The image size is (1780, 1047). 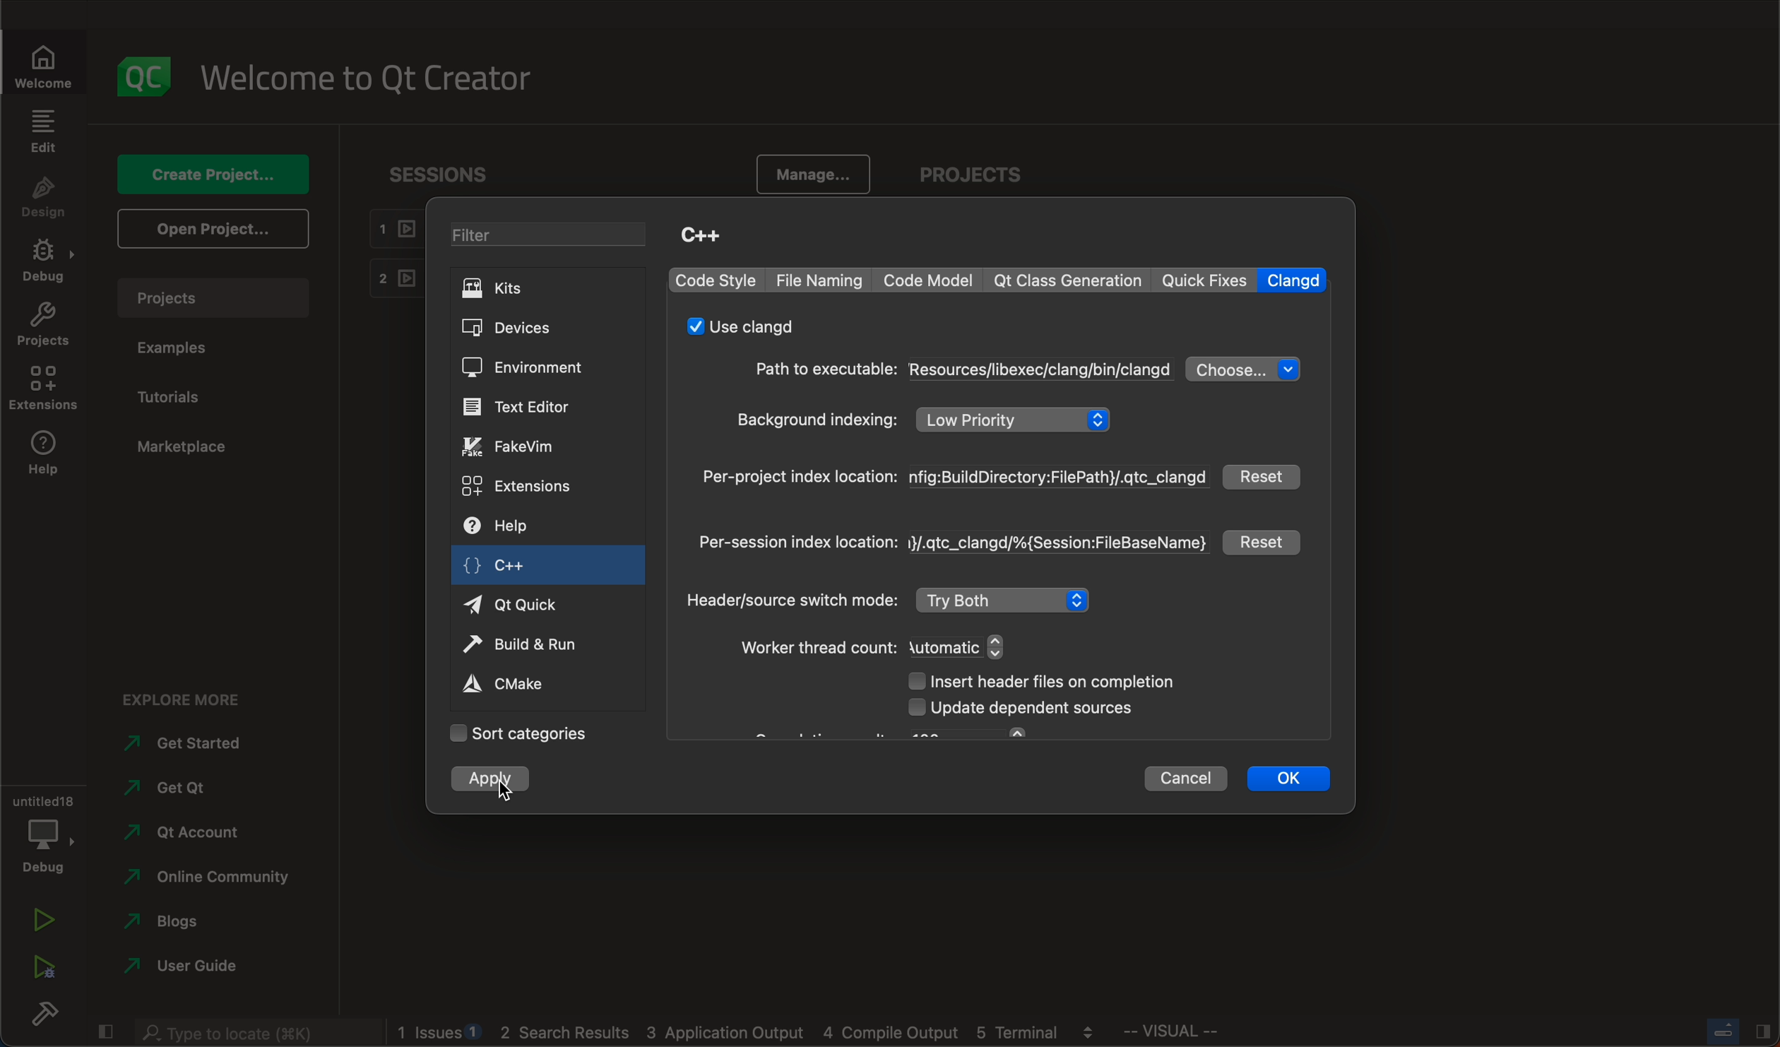 What do you see at coordinates (708, 238) in the screenshot?
I see `C++` at bounding box center [708, 238].